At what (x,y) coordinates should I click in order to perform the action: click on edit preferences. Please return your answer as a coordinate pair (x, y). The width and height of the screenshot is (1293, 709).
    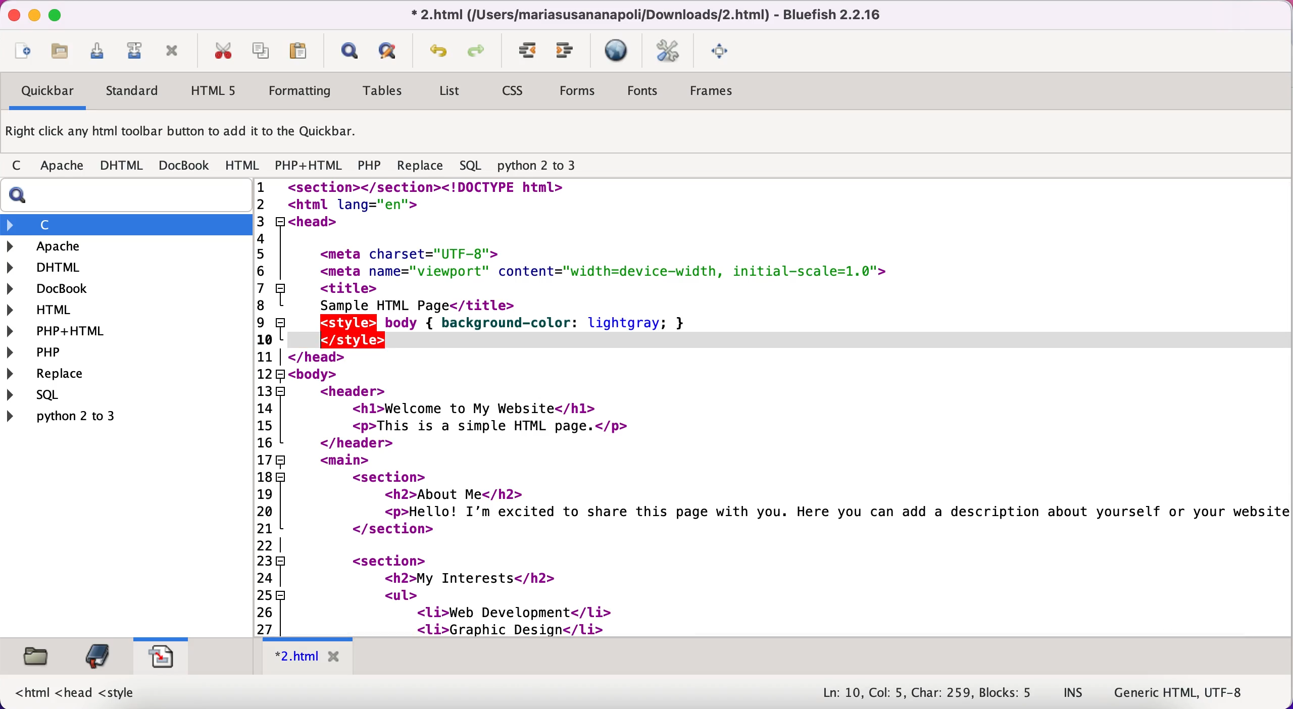
    Looking at the image, I should click on (668, 52).